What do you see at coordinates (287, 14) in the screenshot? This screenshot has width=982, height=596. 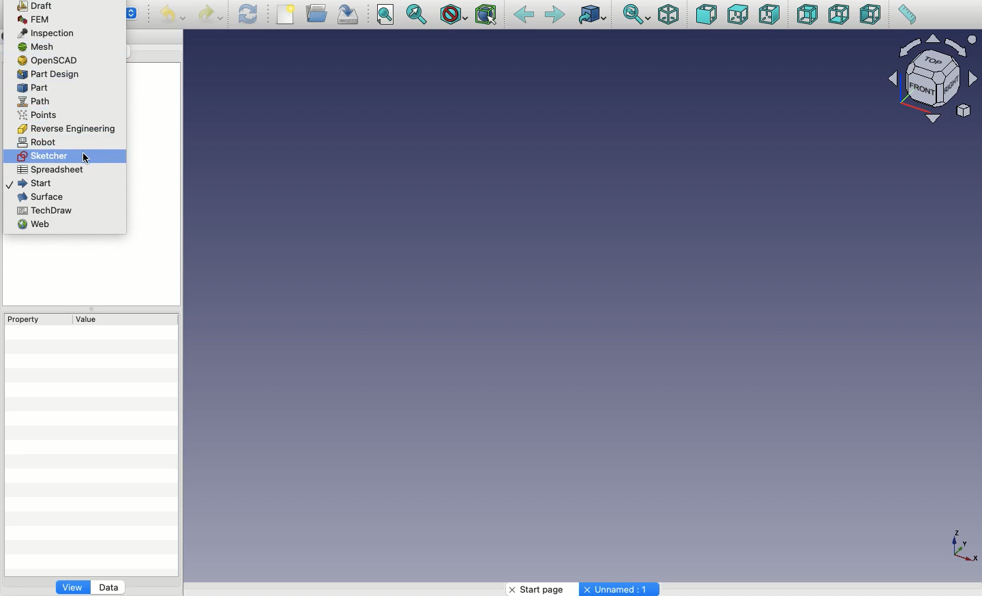 I see `New` at bounding box center [287, 14].